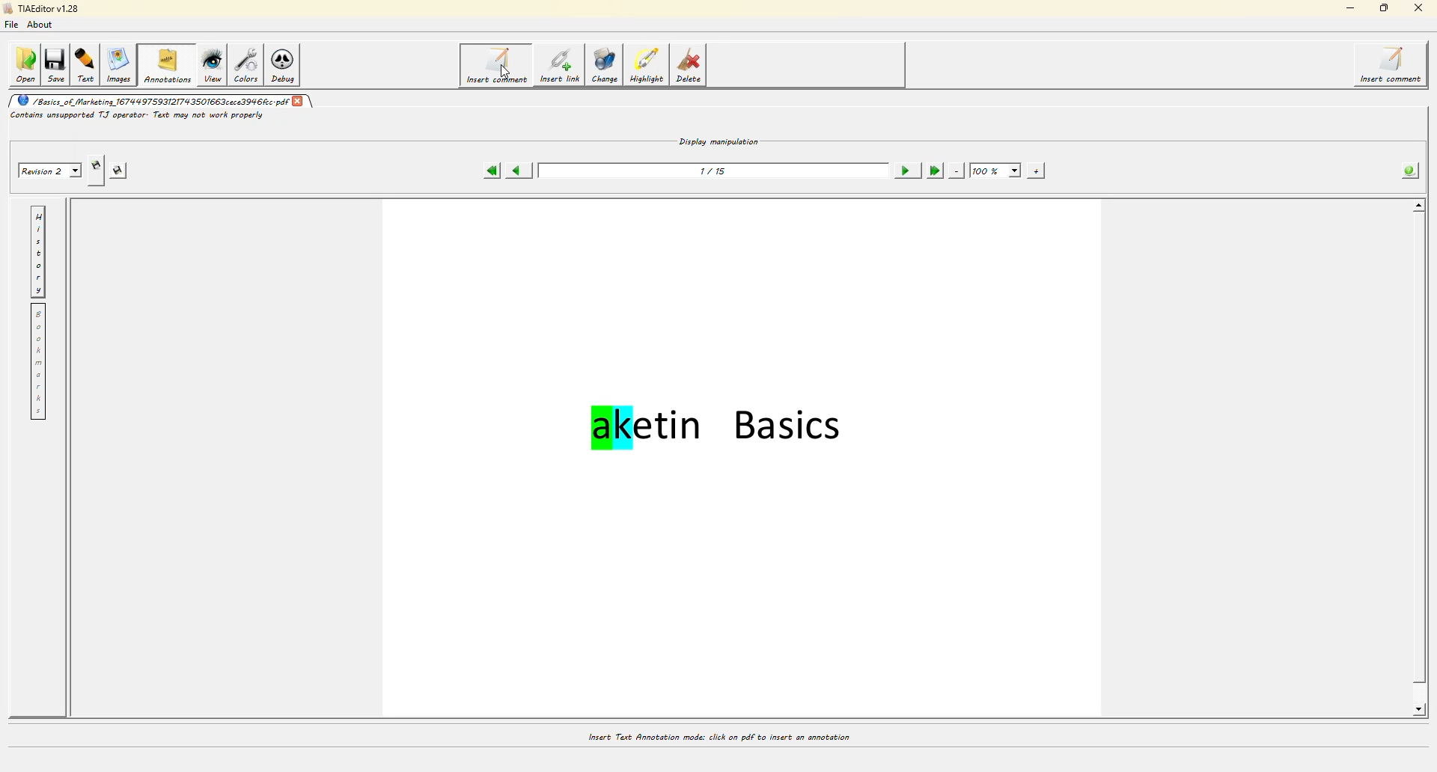 Image resolution: width=1437 pixels, height=772 pixels. What do you see at coordinates (933, 171) in the screenshot?
I see `last page` at bounding box center [933, 171].